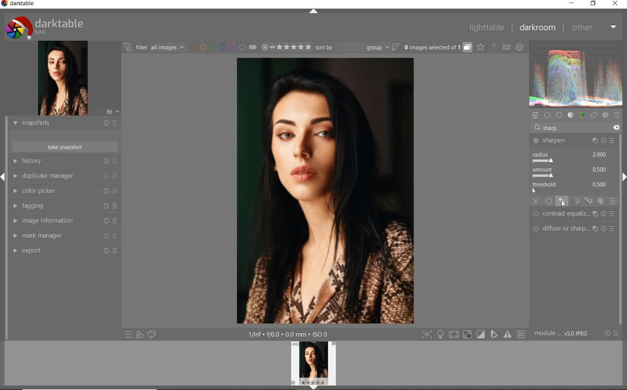  I want to click on reset or presets and preferences, so click(612, 334).